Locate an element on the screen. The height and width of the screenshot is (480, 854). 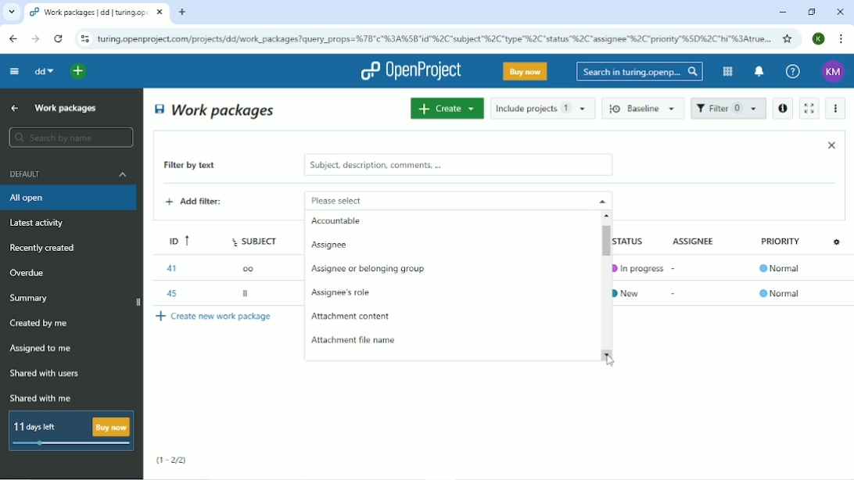
Include projects 1 is located at coordinates (543, 108).